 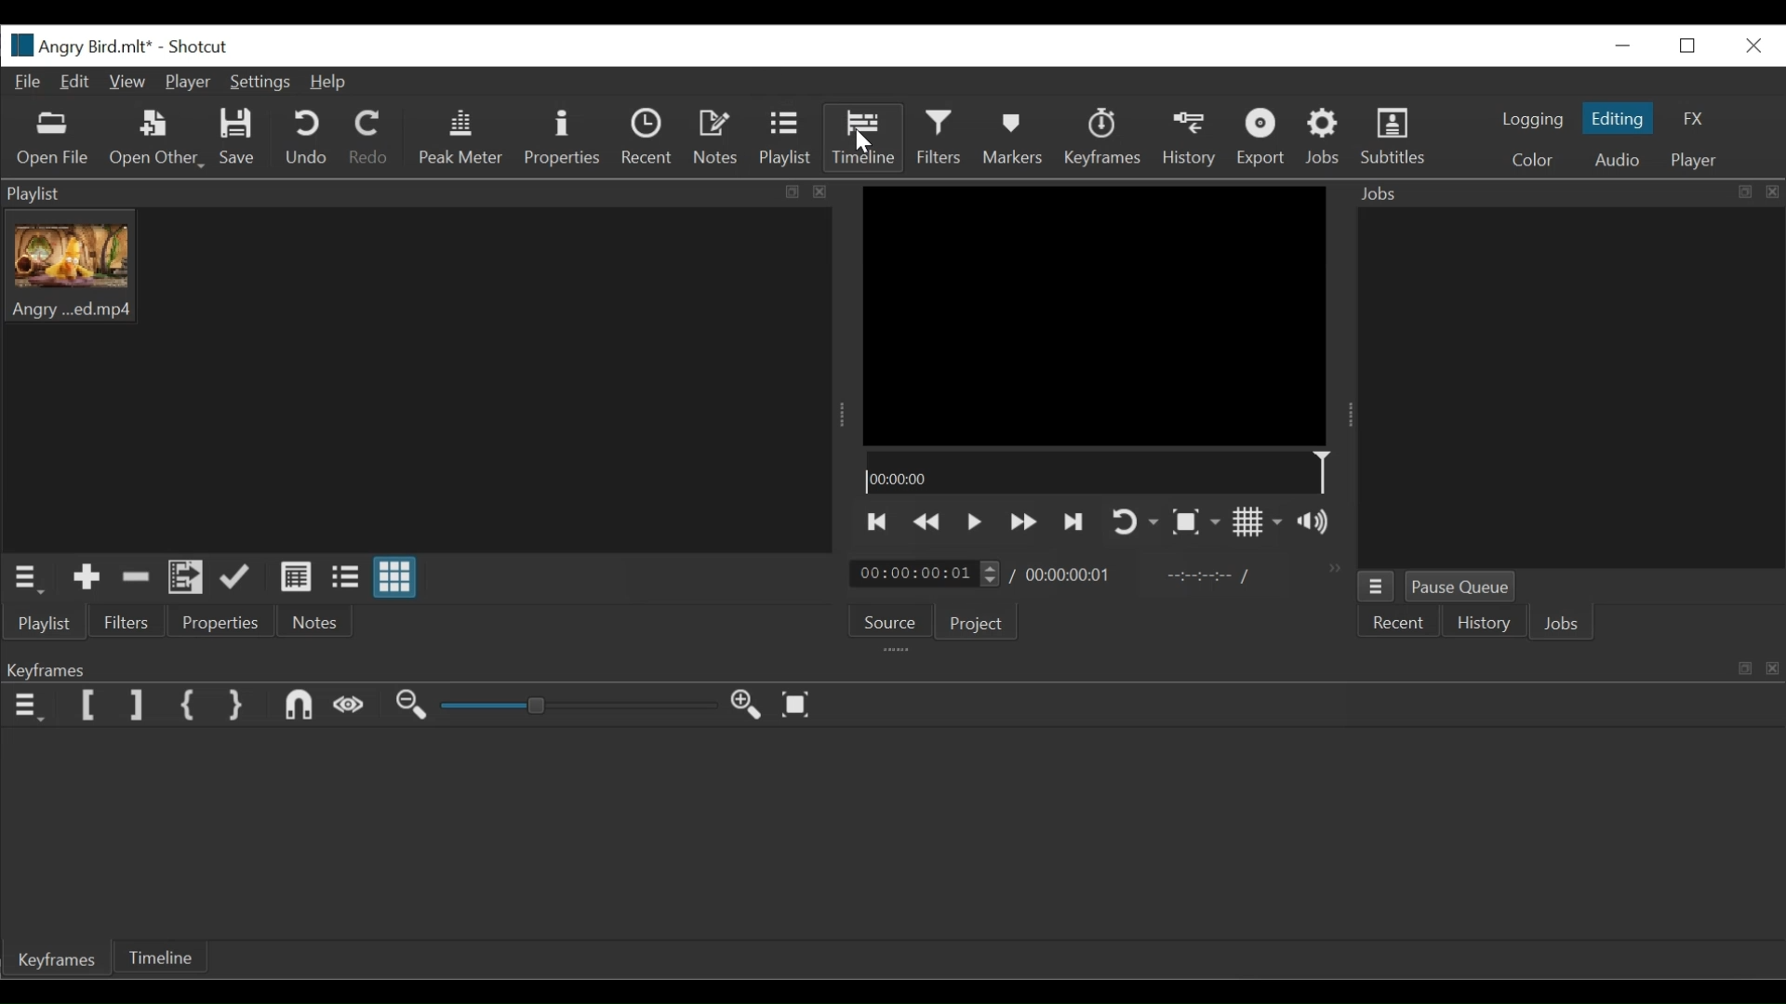 I want to click on Show volume control, so click(x=1316, y=523).